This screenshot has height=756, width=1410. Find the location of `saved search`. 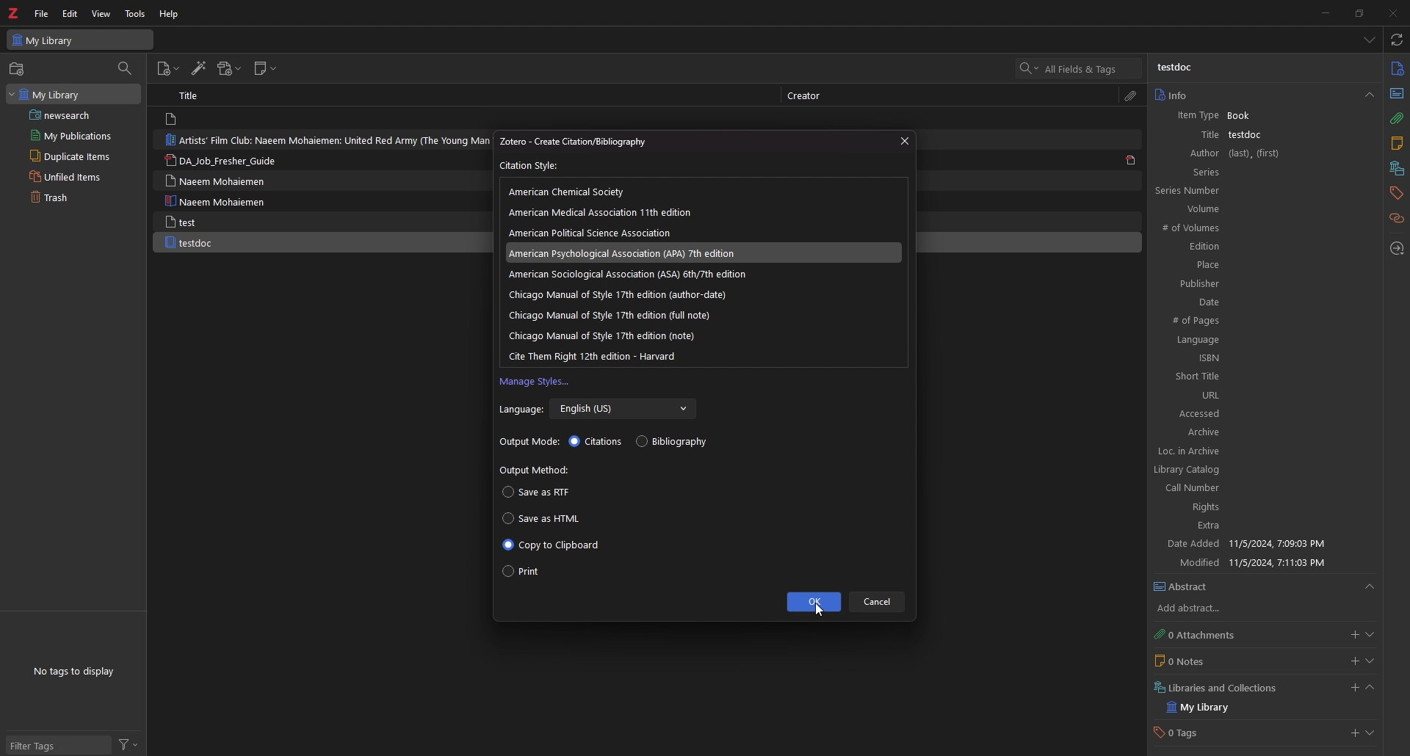

saved search is located at coordinates (76, 115).